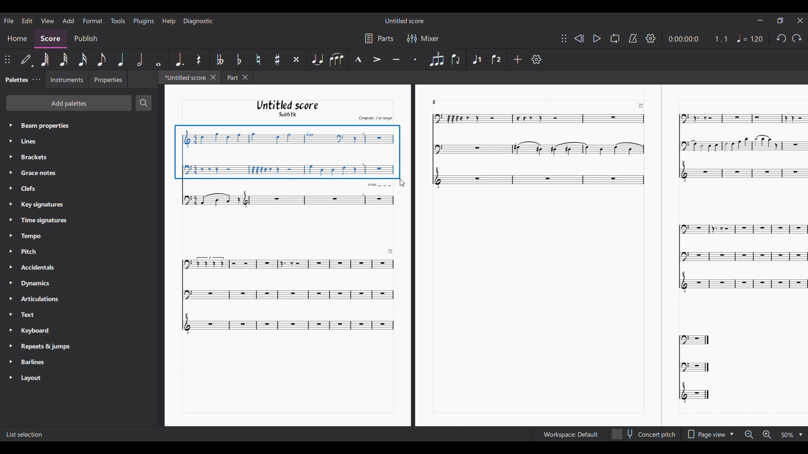 Image resolution: width=808 pixels, height=454 pixels. I want to click on Change position, so click(7, 60).